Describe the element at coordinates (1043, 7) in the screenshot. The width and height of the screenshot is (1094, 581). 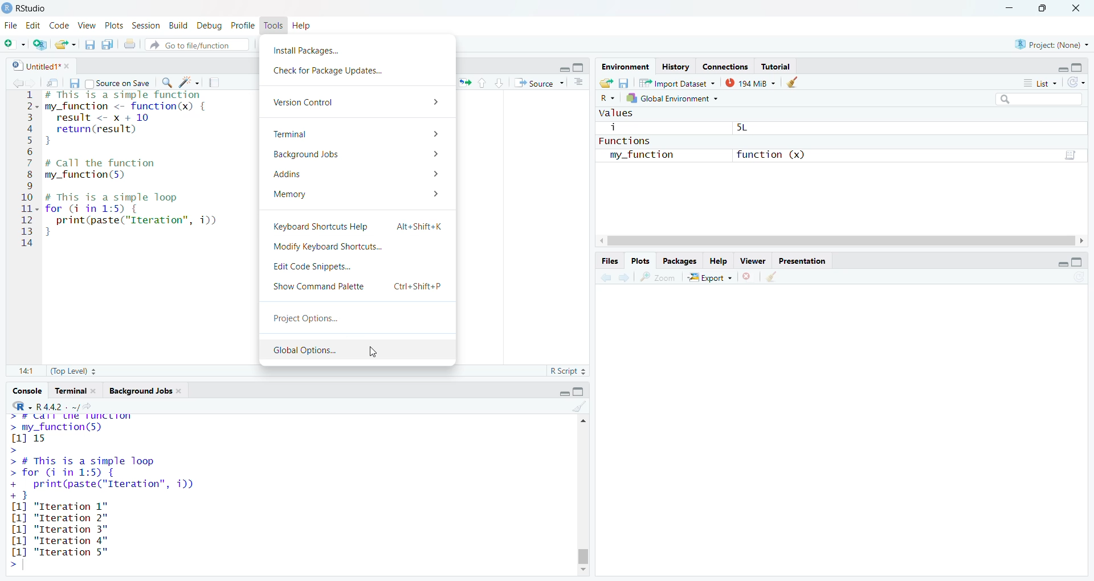
I see `maximize` at that location.